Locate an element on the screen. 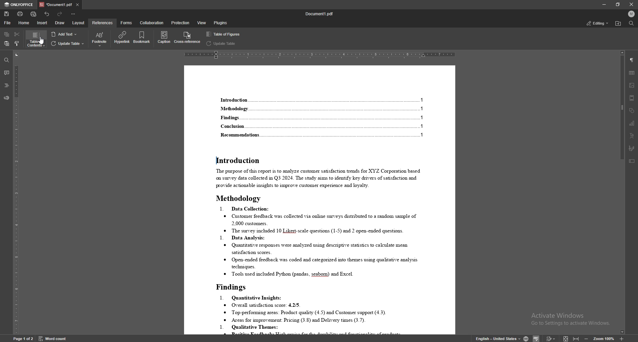 This screenshot has width=638, height=342. change doc language is located at coordinates (526, 339).